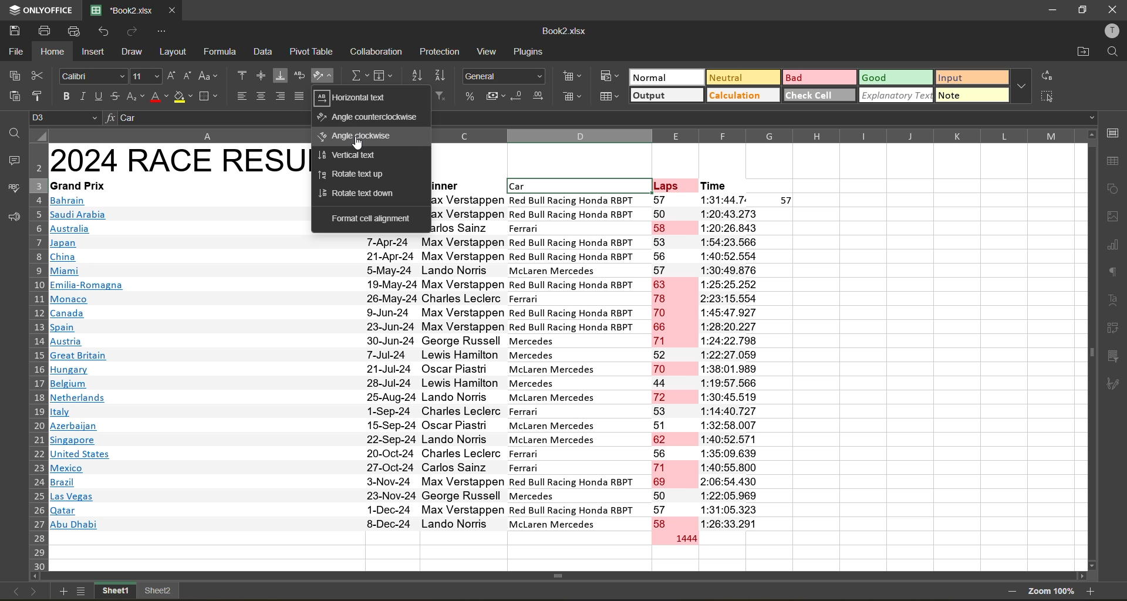 The image size is (1127, 601). Describe the element at coordinates (1088, 117) in the screenshot. I see `Drop down` at that location.